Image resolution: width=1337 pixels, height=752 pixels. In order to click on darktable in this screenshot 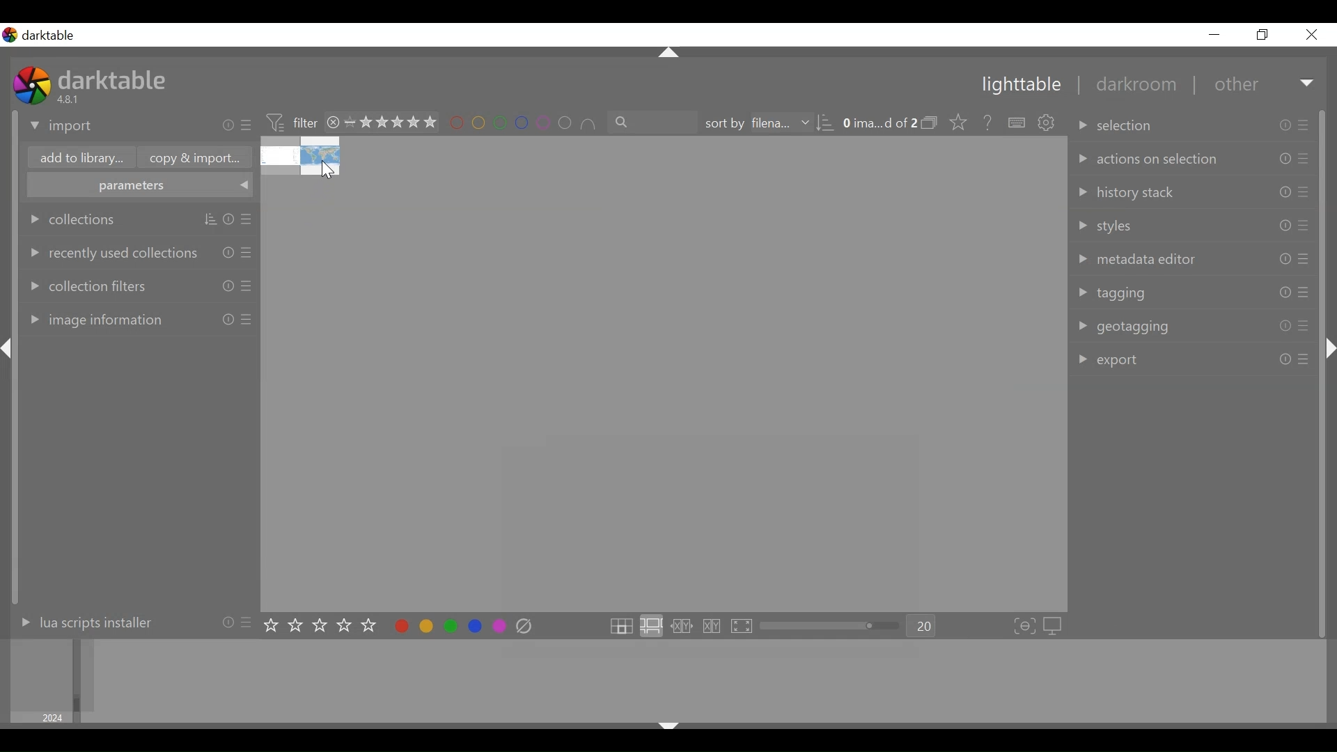, I will do `click(113, 79)`.